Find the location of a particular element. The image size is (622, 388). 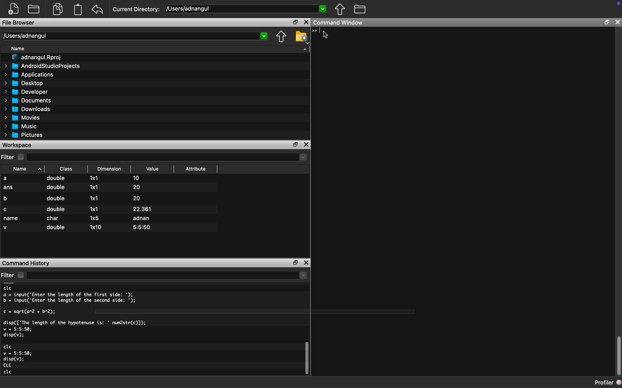

Close is located at coordinates (306, 22).